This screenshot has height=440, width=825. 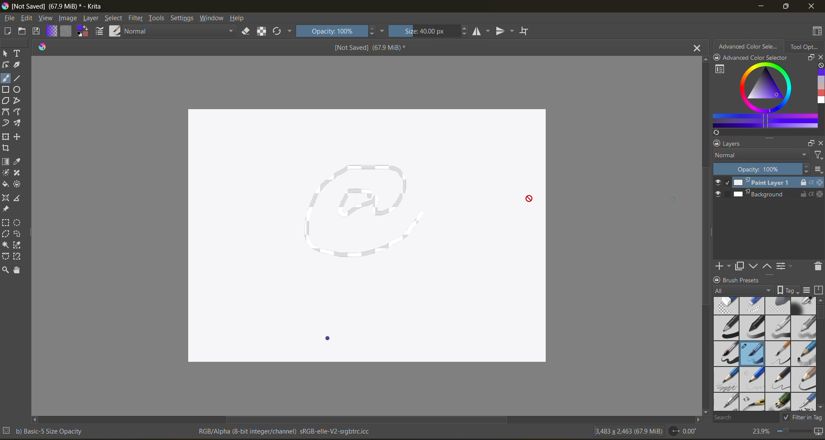 What do you see at coordinates (18, 161) in the screenshot?
I see `sample color` at bounding box center [18, 161].